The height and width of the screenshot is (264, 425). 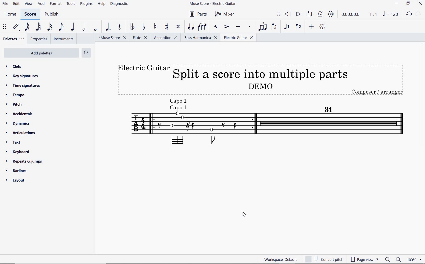 I want to click on customize toolbar, so click(x=323, y=27).